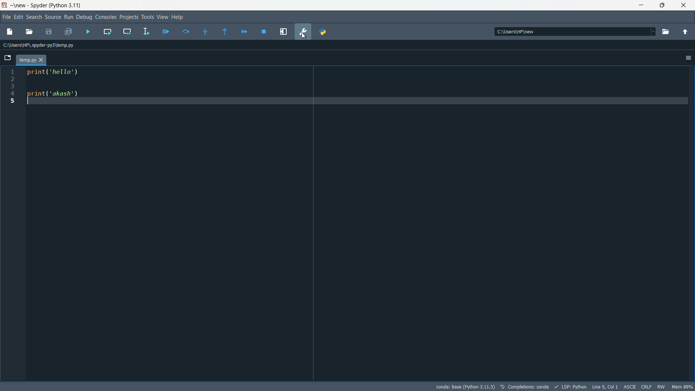  What do you see at coordinates (574, 387) in the screenshot?
I see `LSP:Python` at bounding box center [574, 387].